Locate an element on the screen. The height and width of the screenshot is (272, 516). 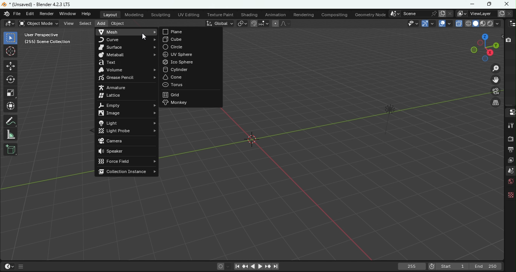
Auto keyframing is located at coordinates (228, 266).